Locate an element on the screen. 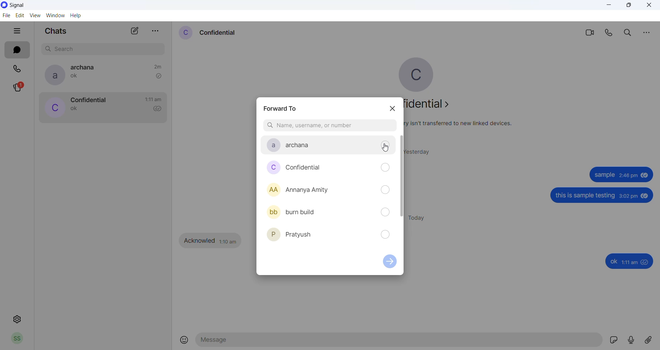 The image size is (660, 350). profile picture is located at coordinates (53, 108).